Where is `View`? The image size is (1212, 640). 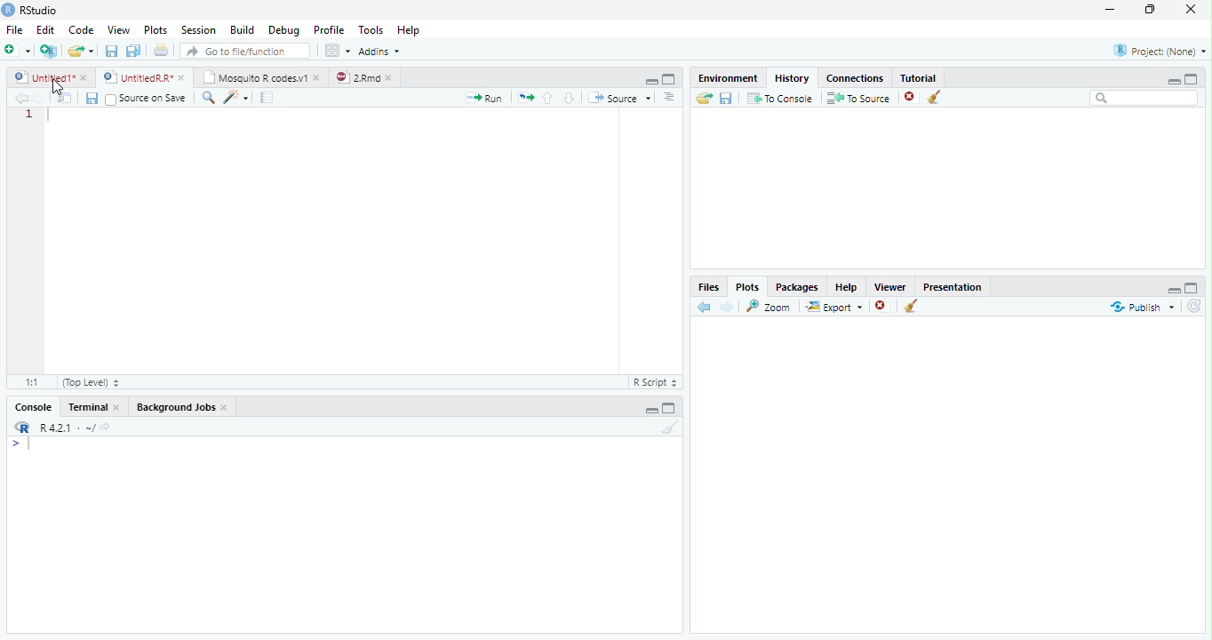 View is located at coordinates (117, 28).